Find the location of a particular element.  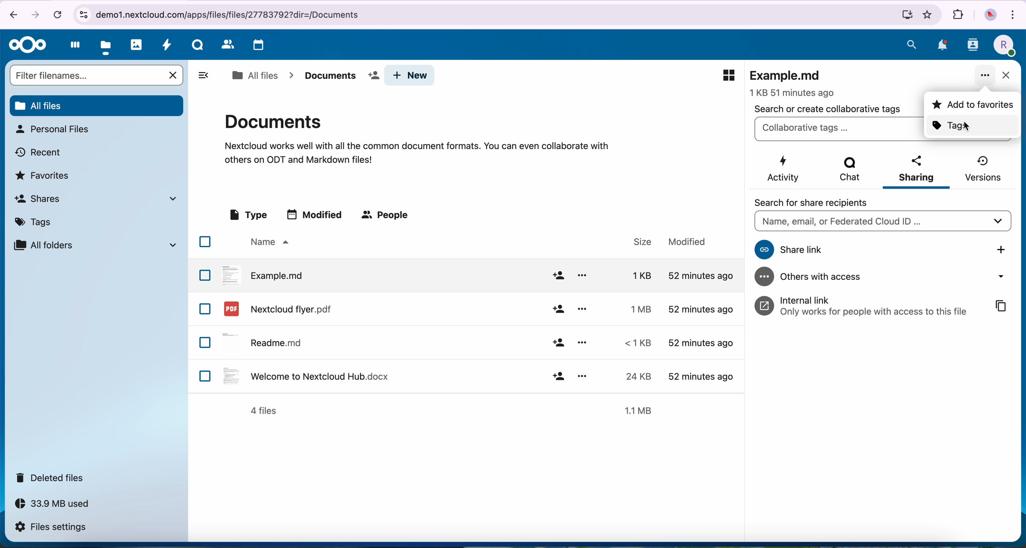

profile picture is located at coordinates (989, 15).